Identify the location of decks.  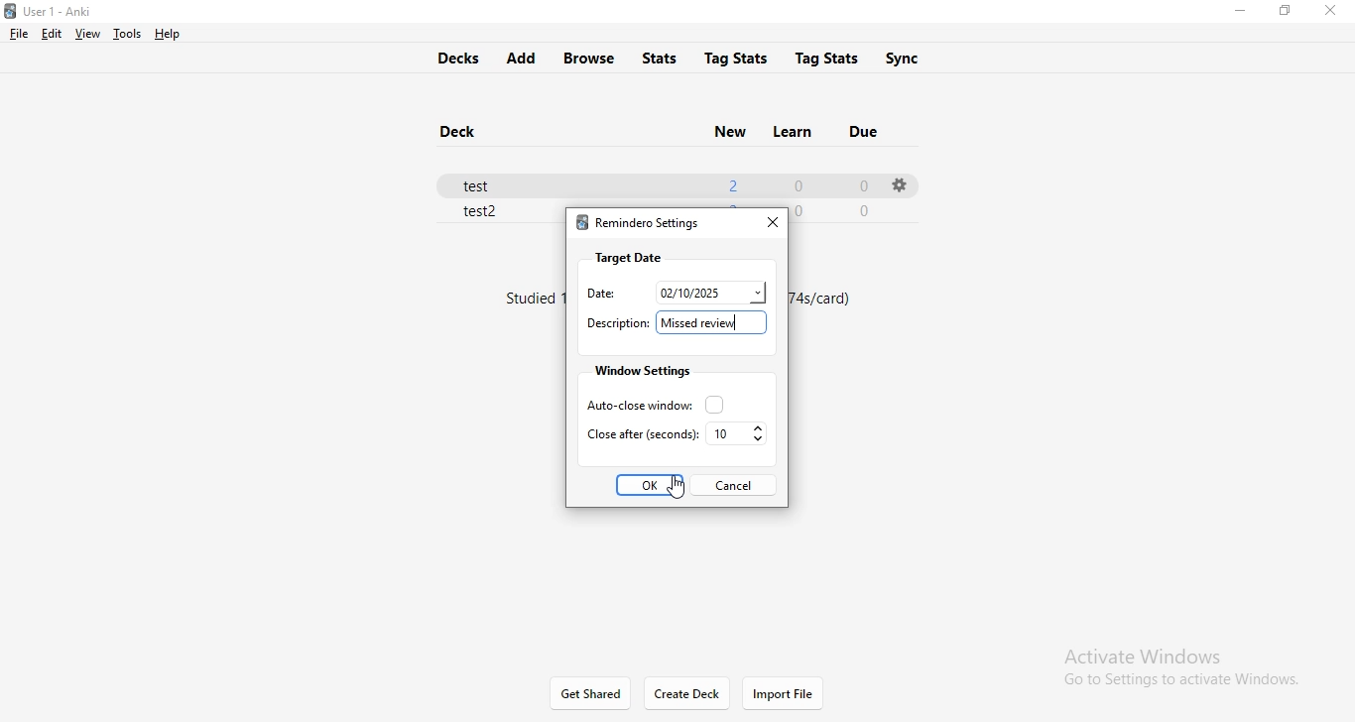
(453, 56).